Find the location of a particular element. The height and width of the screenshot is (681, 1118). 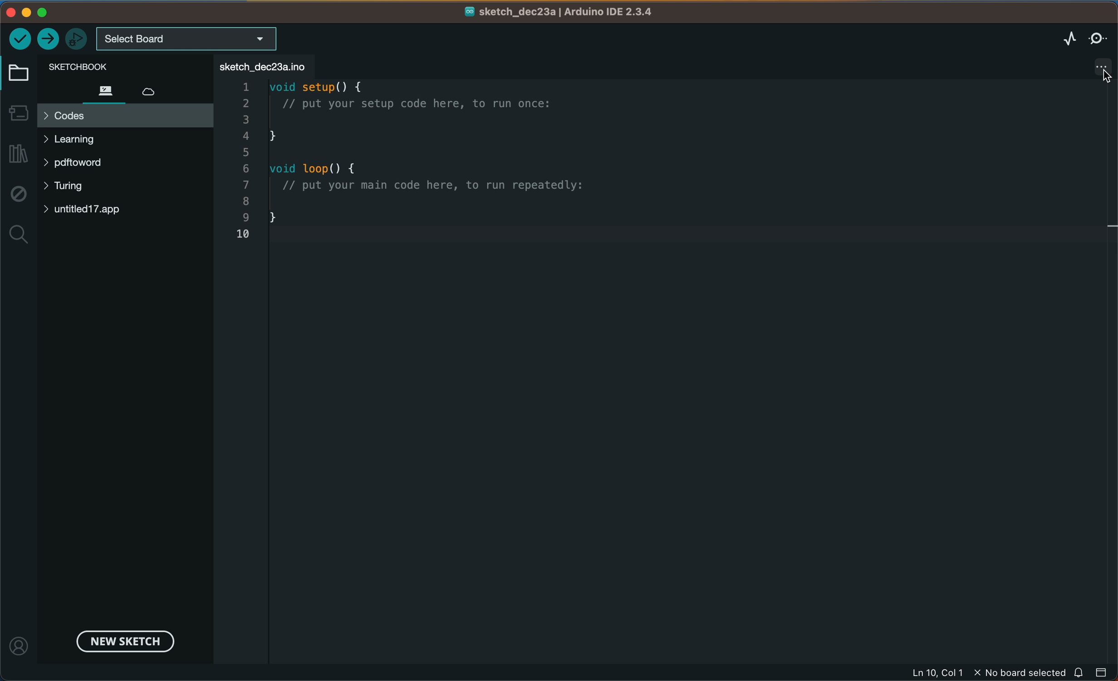

file setting is located at coordinates (1093, 67).